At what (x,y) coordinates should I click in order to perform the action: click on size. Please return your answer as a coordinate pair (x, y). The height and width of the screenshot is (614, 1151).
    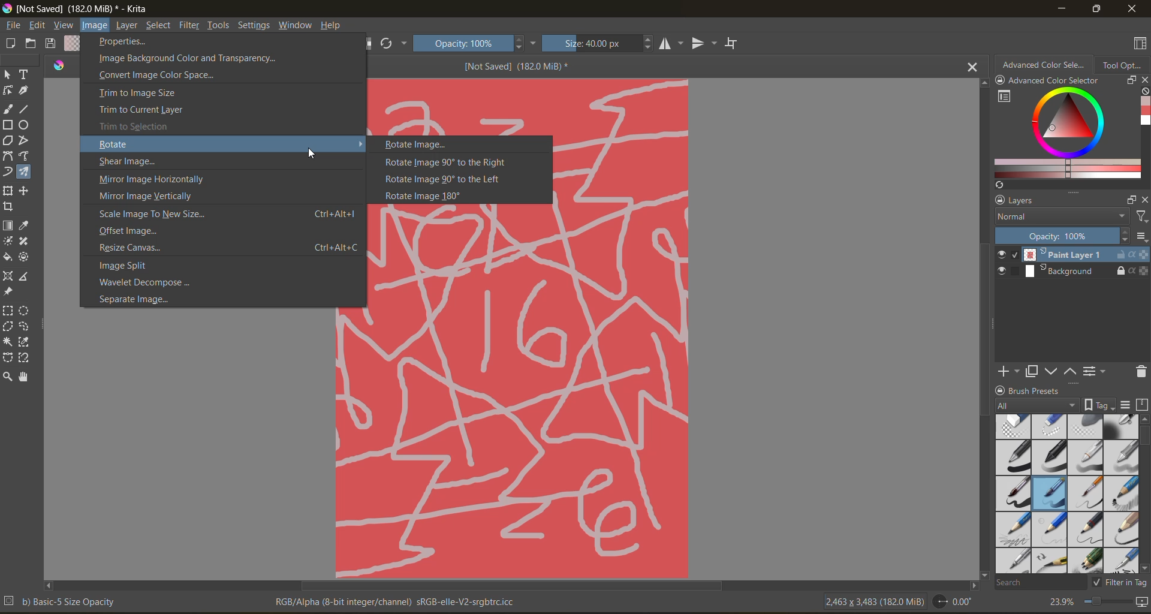
    Looking at the image, I should click on (602, 43).